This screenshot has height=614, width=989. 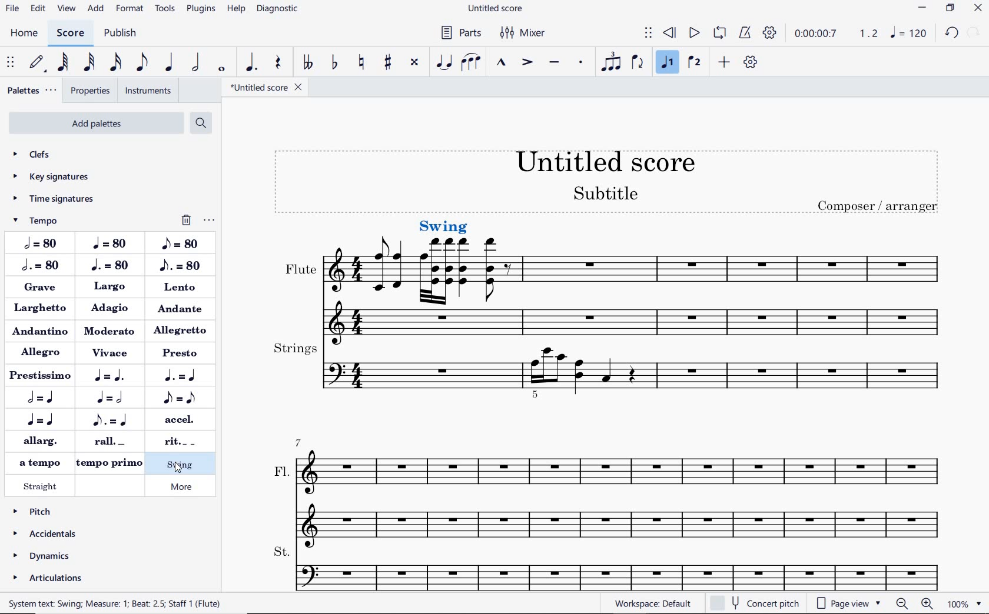 What do you see at coordinates (167, 10) in the screenshot?
I see `tools` at bounding box center [167, 10].